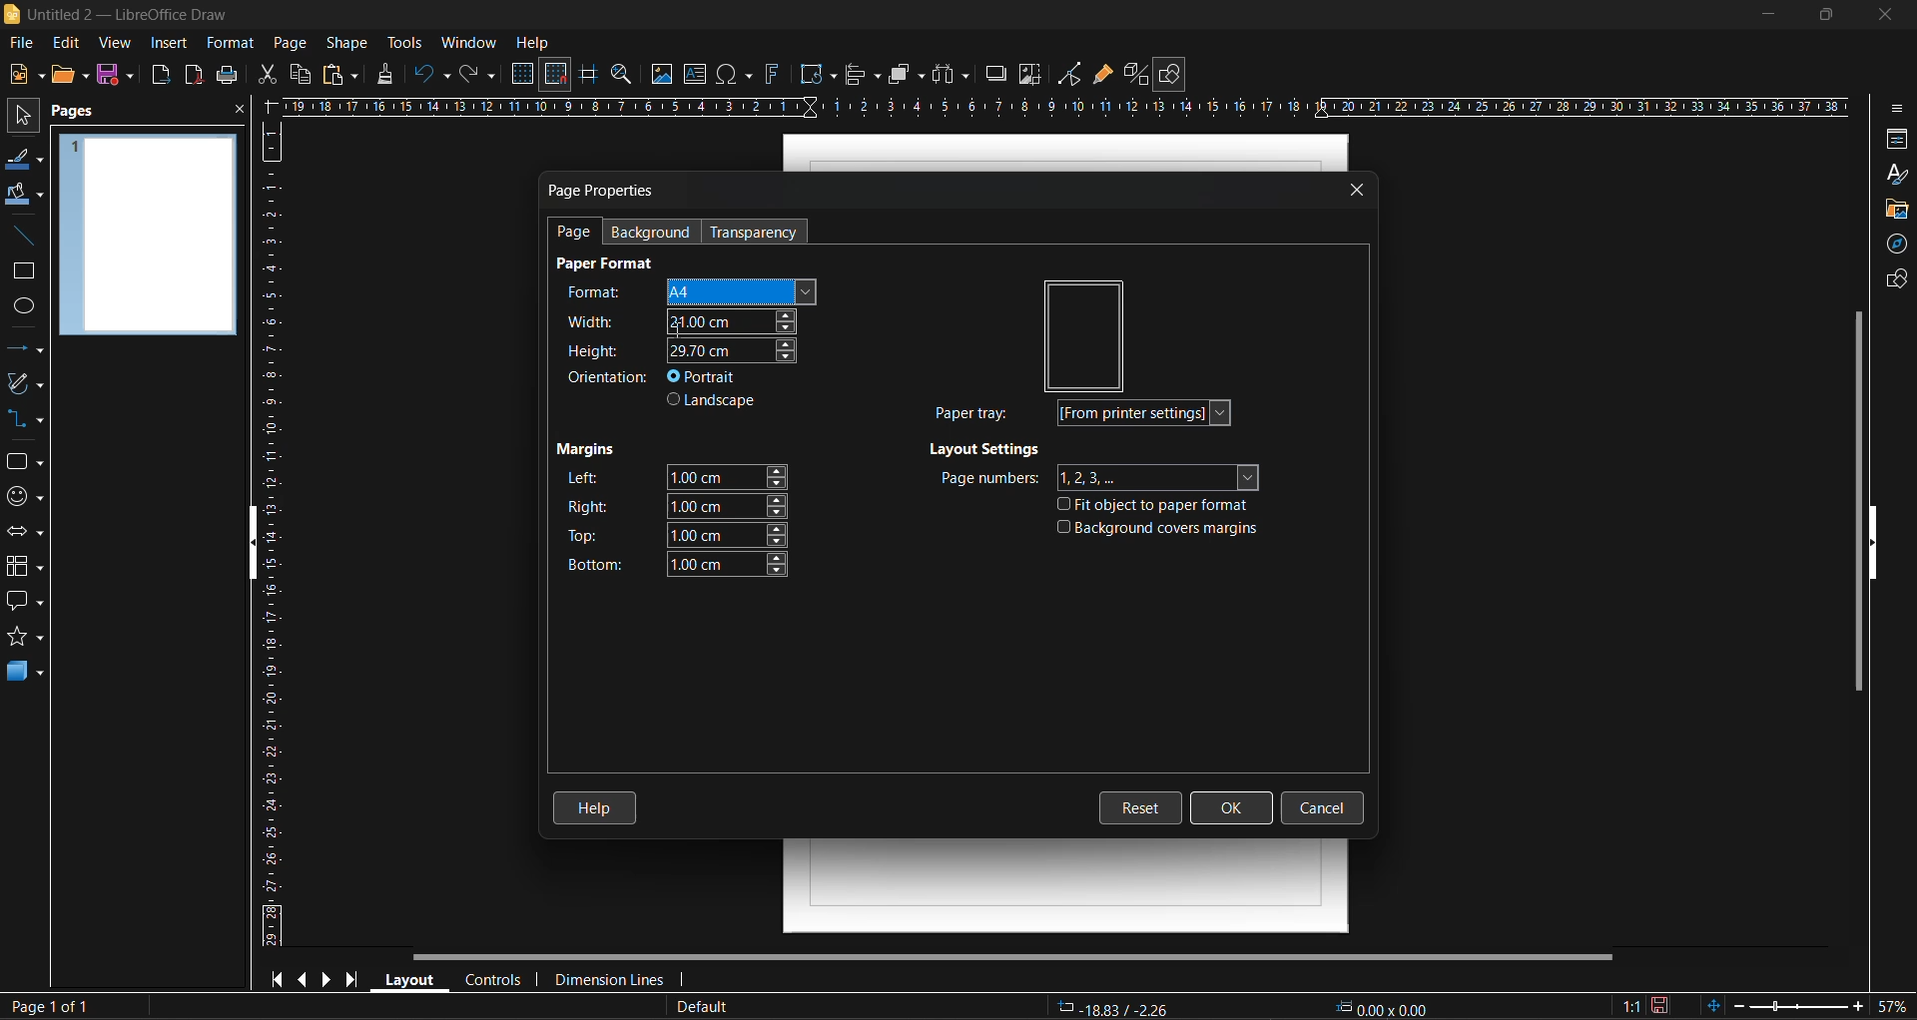 The width and height of the screenshot is (1917, 1020). What do you see at coordinates (412, 980) in the screenshot?
I see `layout` at bounding box center [412, 980].